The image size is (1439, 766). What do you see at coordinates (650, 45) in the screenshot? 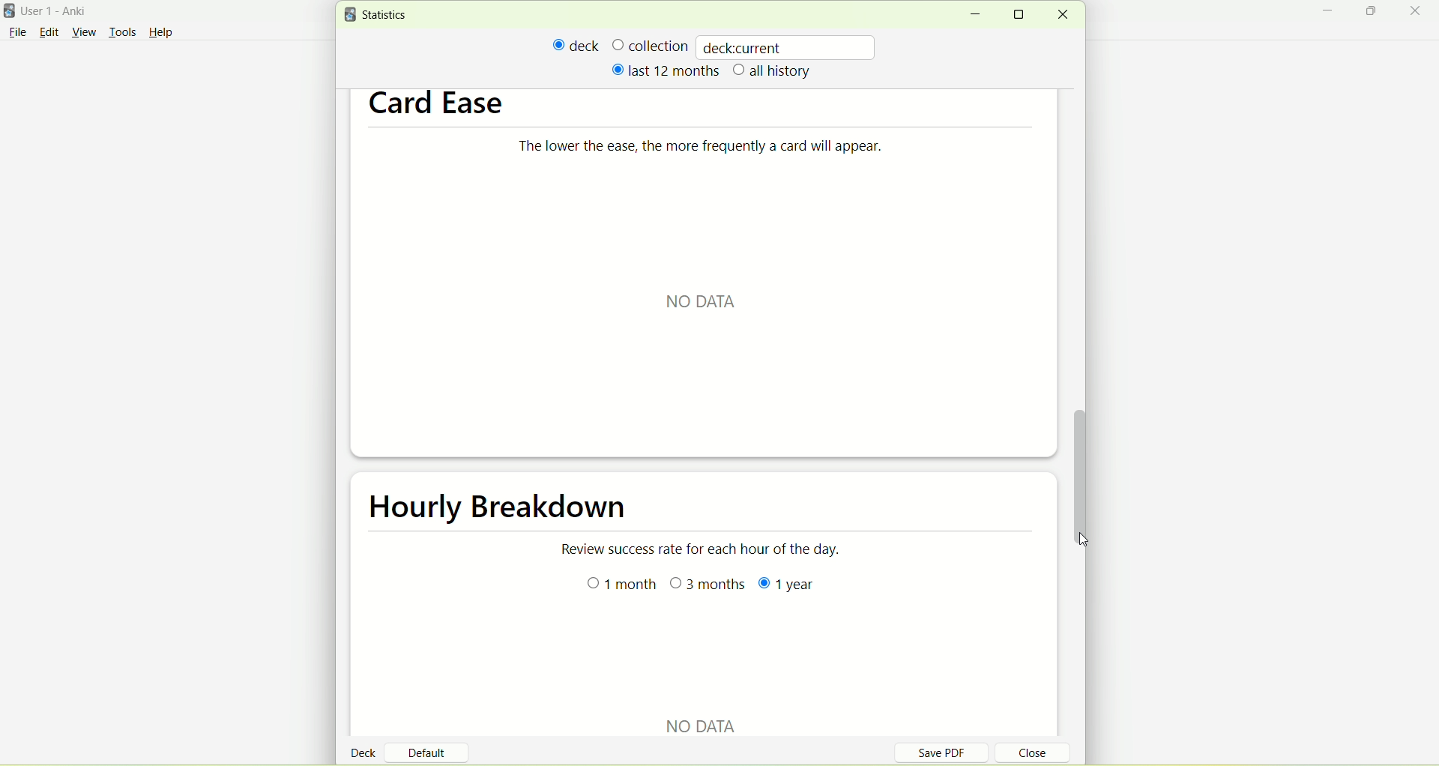
I see `collection` at bounding box center [650, 45].